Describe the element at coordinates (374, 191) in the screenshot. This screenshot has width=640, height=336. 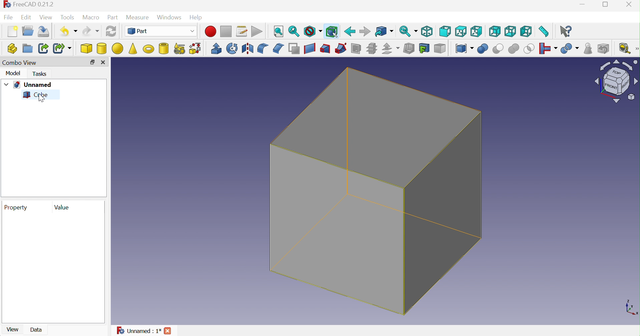
I see `Cube` at that location.